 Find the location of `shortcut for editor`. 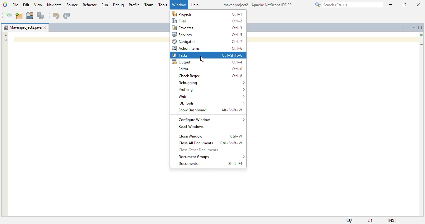

shortcut for editor is located at coordinates (237, 69).